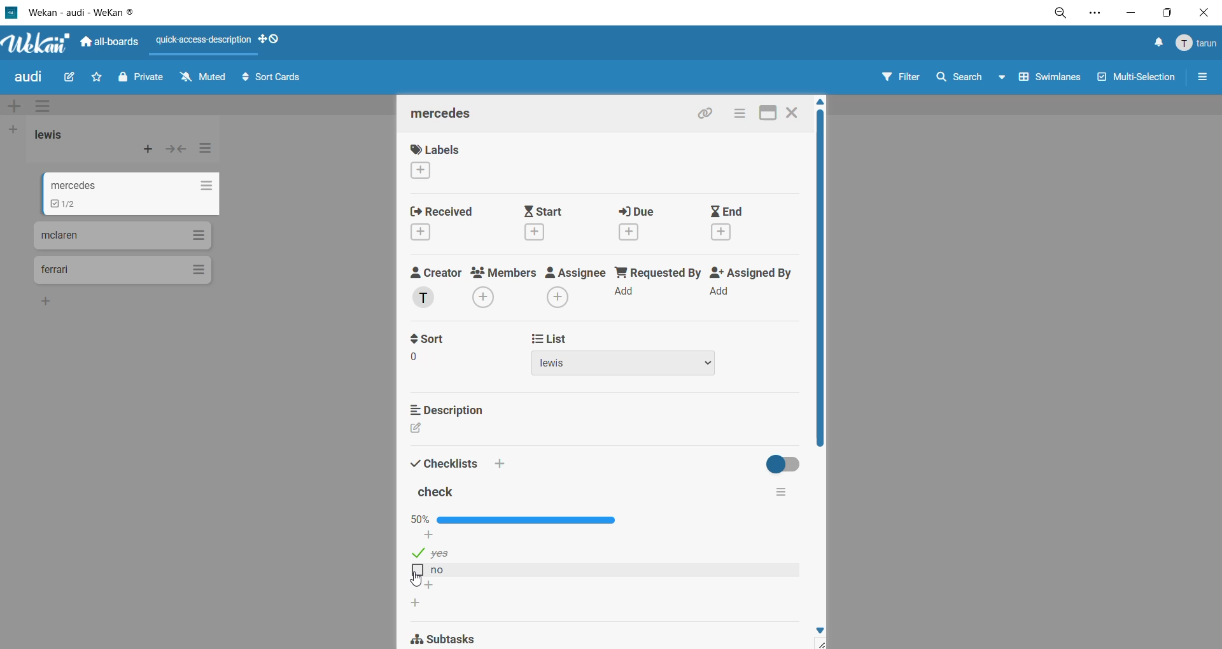  Describe the element at coordinates (26, 79) in the screenshot. I see `board title` at that location.